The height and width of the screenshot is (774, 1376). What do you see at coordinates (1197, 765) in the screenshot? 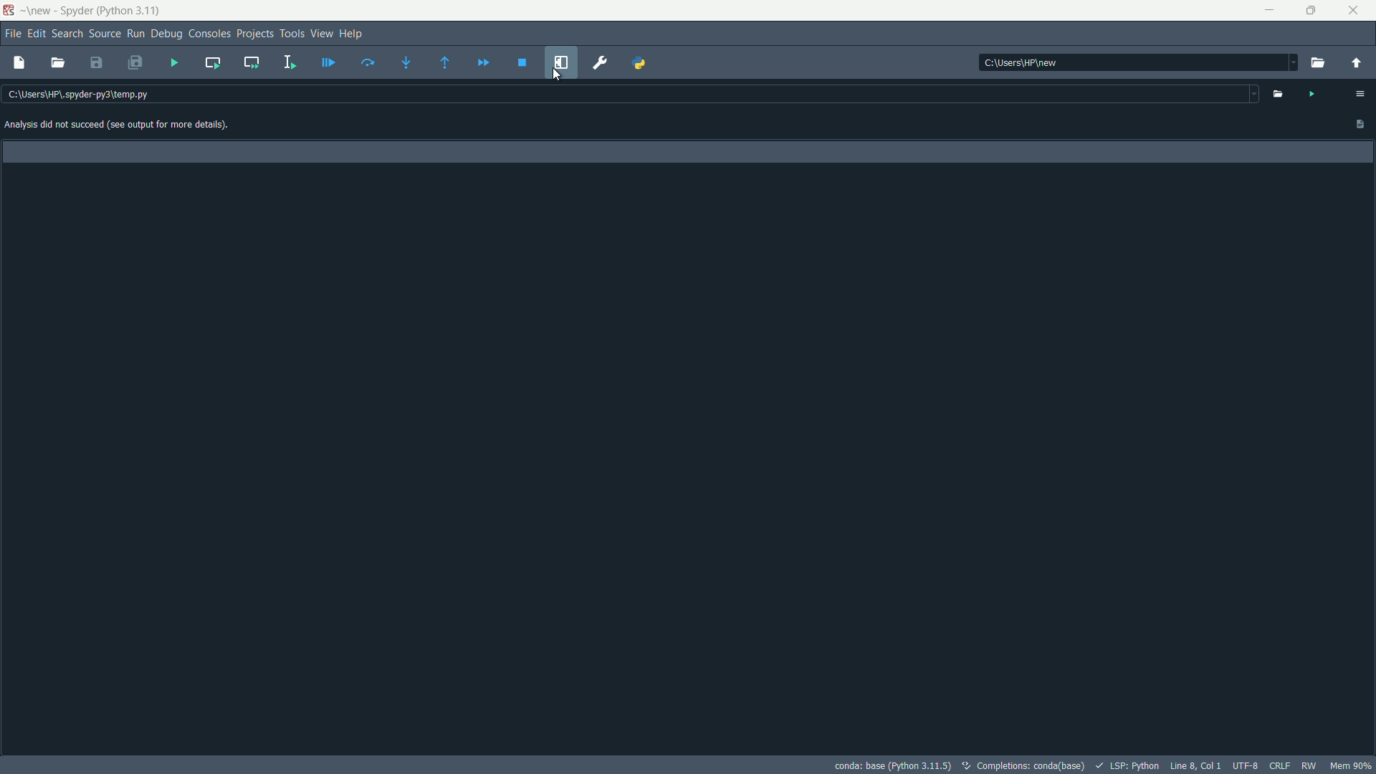
I see `Line 8, Col 1` at bounding box center [1197, 765].